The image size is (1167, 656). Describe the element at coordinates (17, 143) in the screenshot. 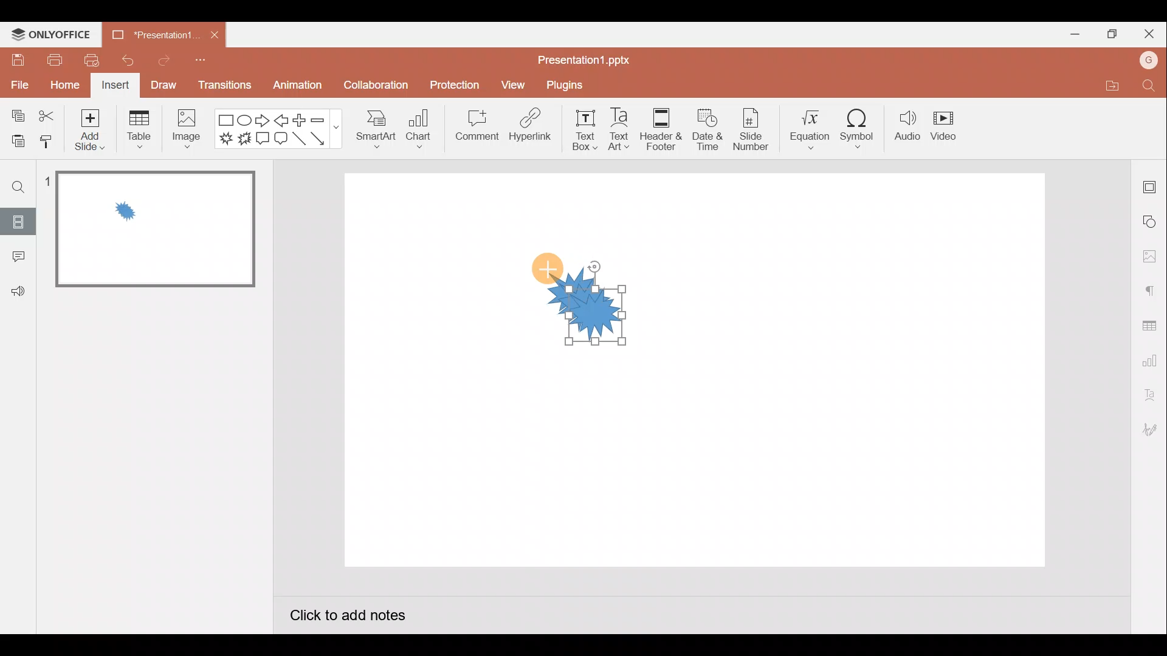

I see `Paste` at that location.